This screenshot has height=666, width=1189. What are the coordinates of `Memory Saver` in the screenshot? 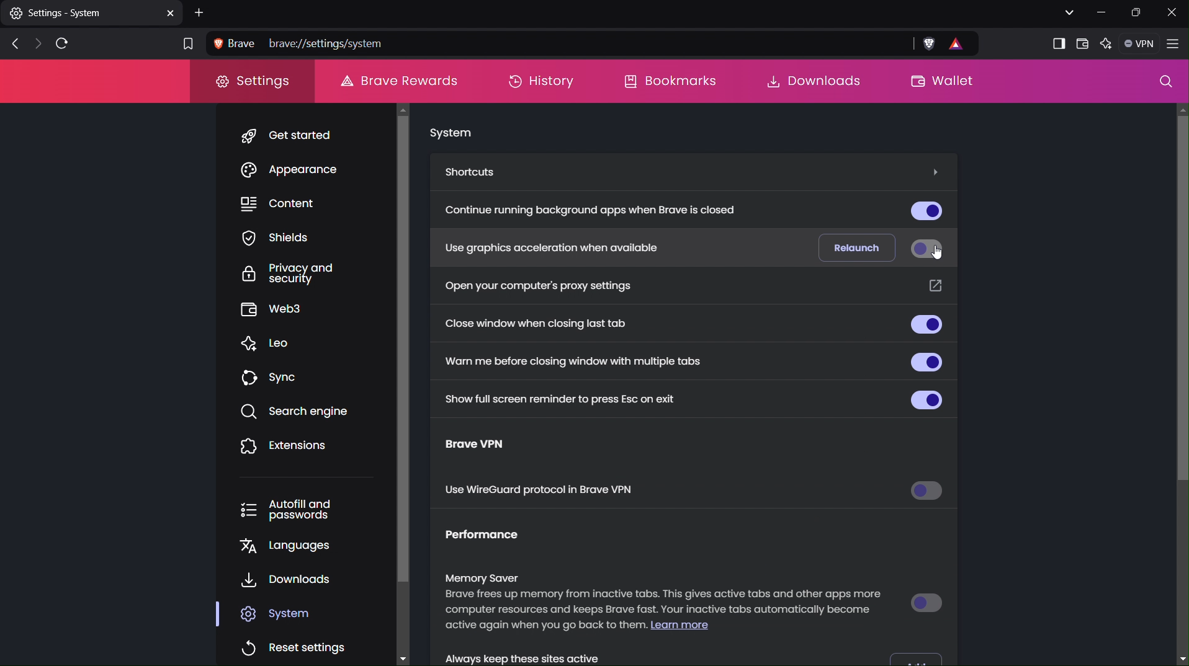 It's located at (666, 605).